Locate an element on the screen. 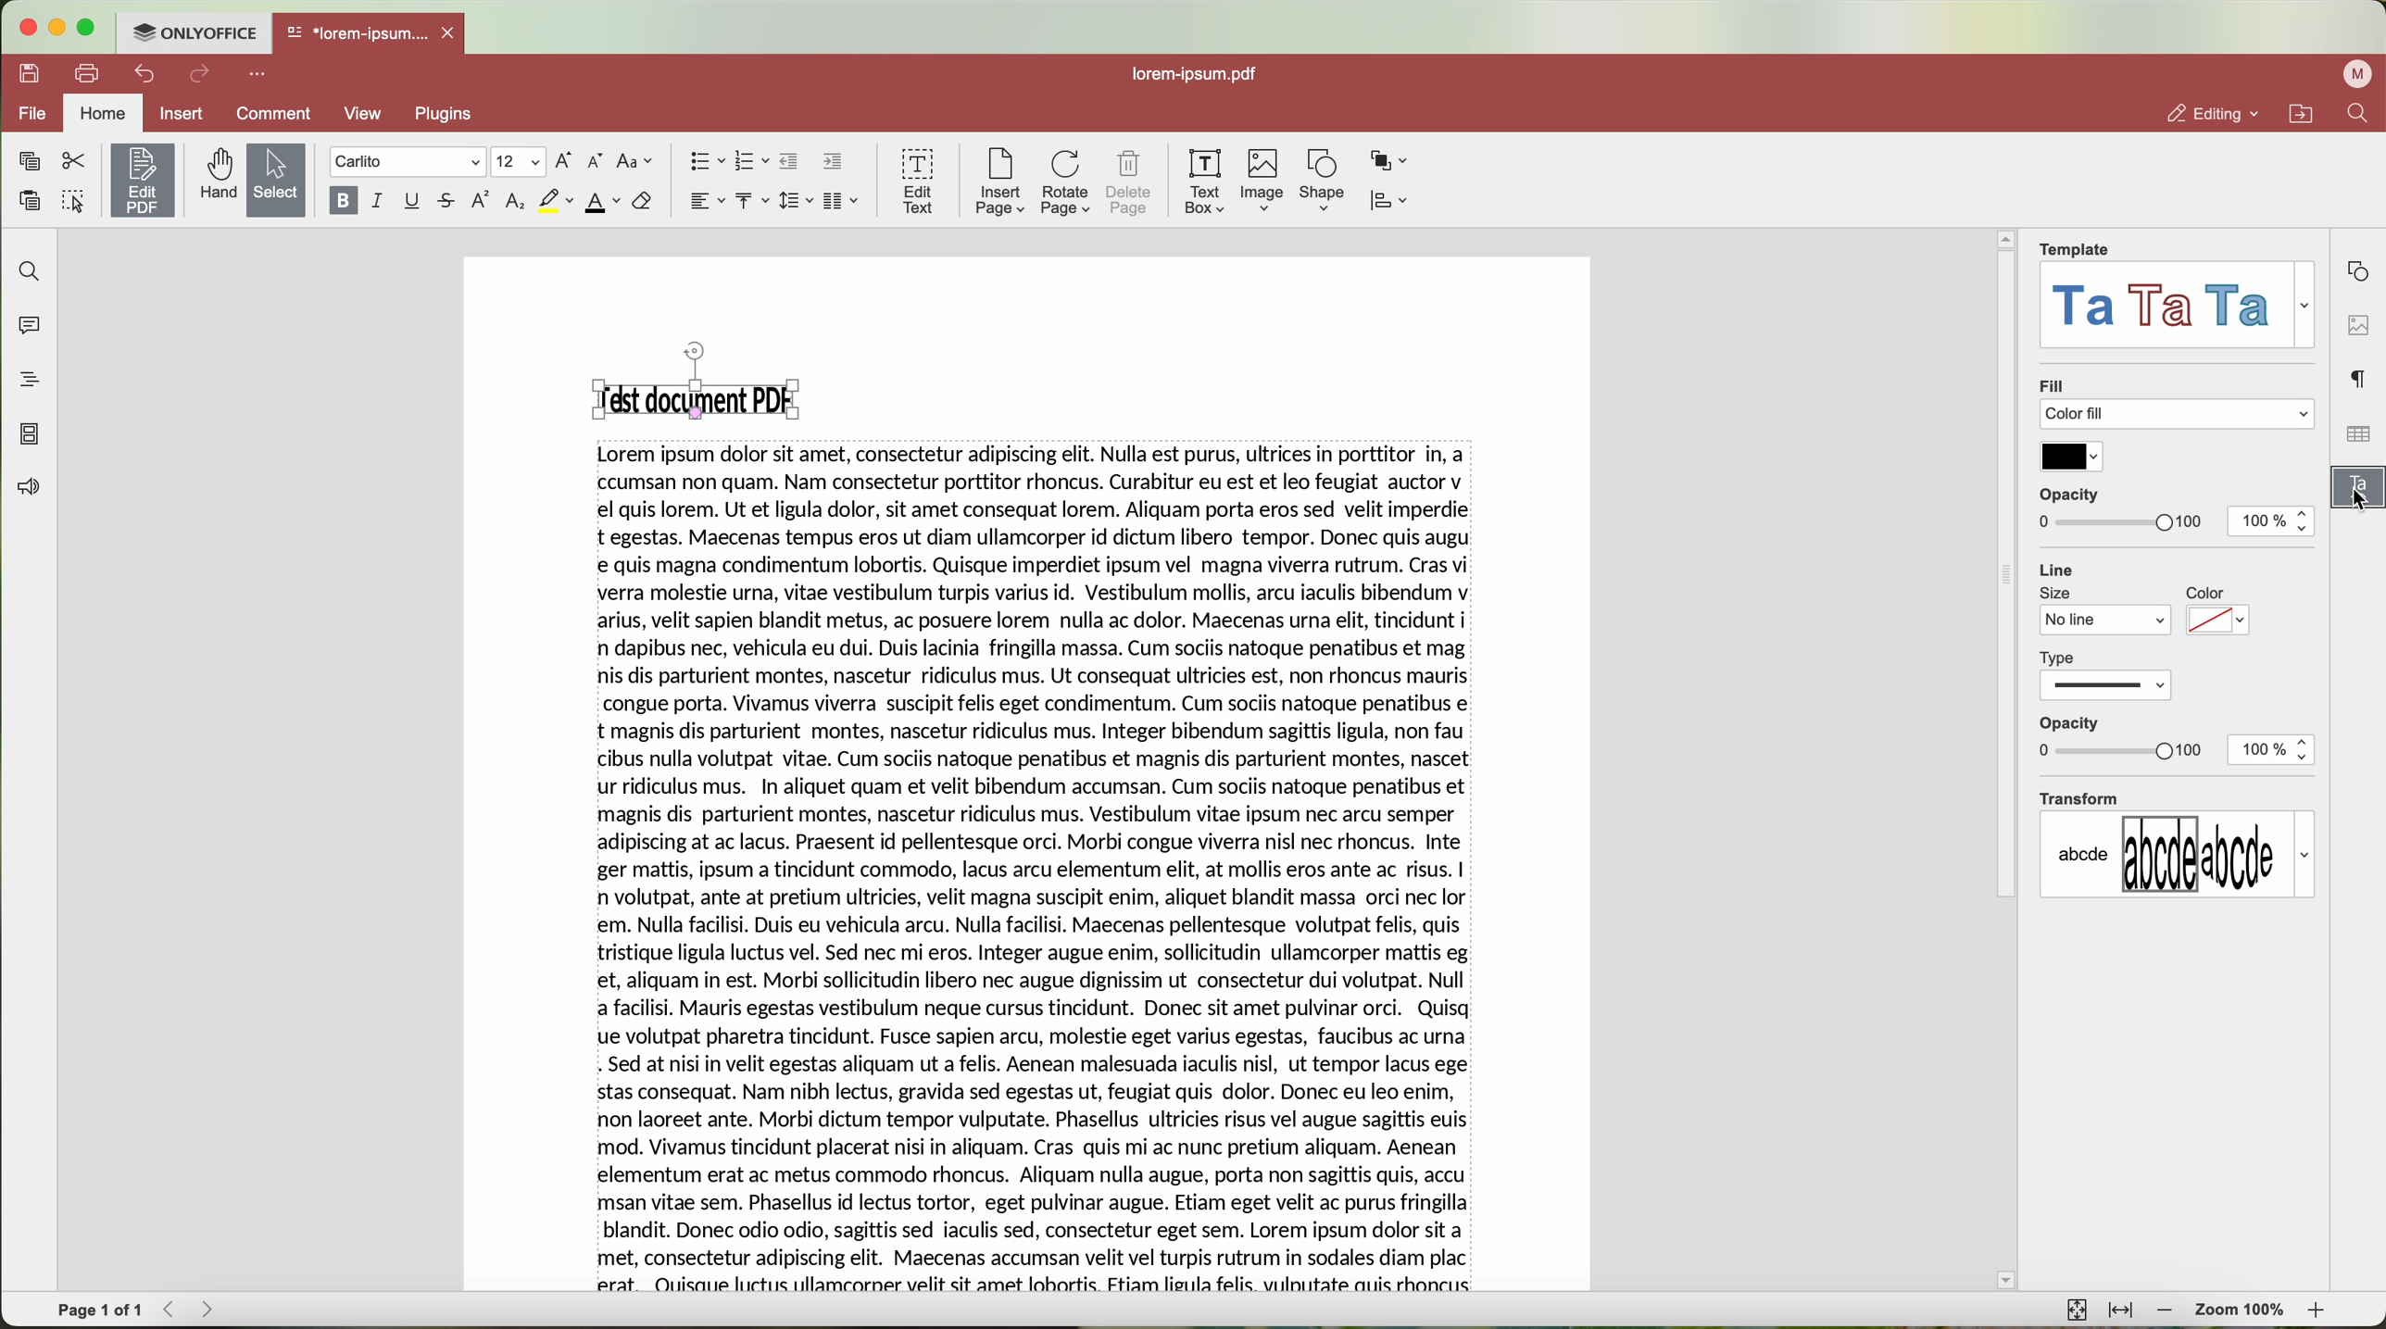 The width and height of the screenshot is (2386, 1329). cursor is located at coordinates (2355, 504).